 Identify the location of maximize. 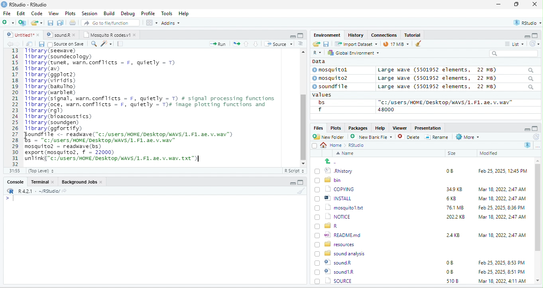
(300, 182).